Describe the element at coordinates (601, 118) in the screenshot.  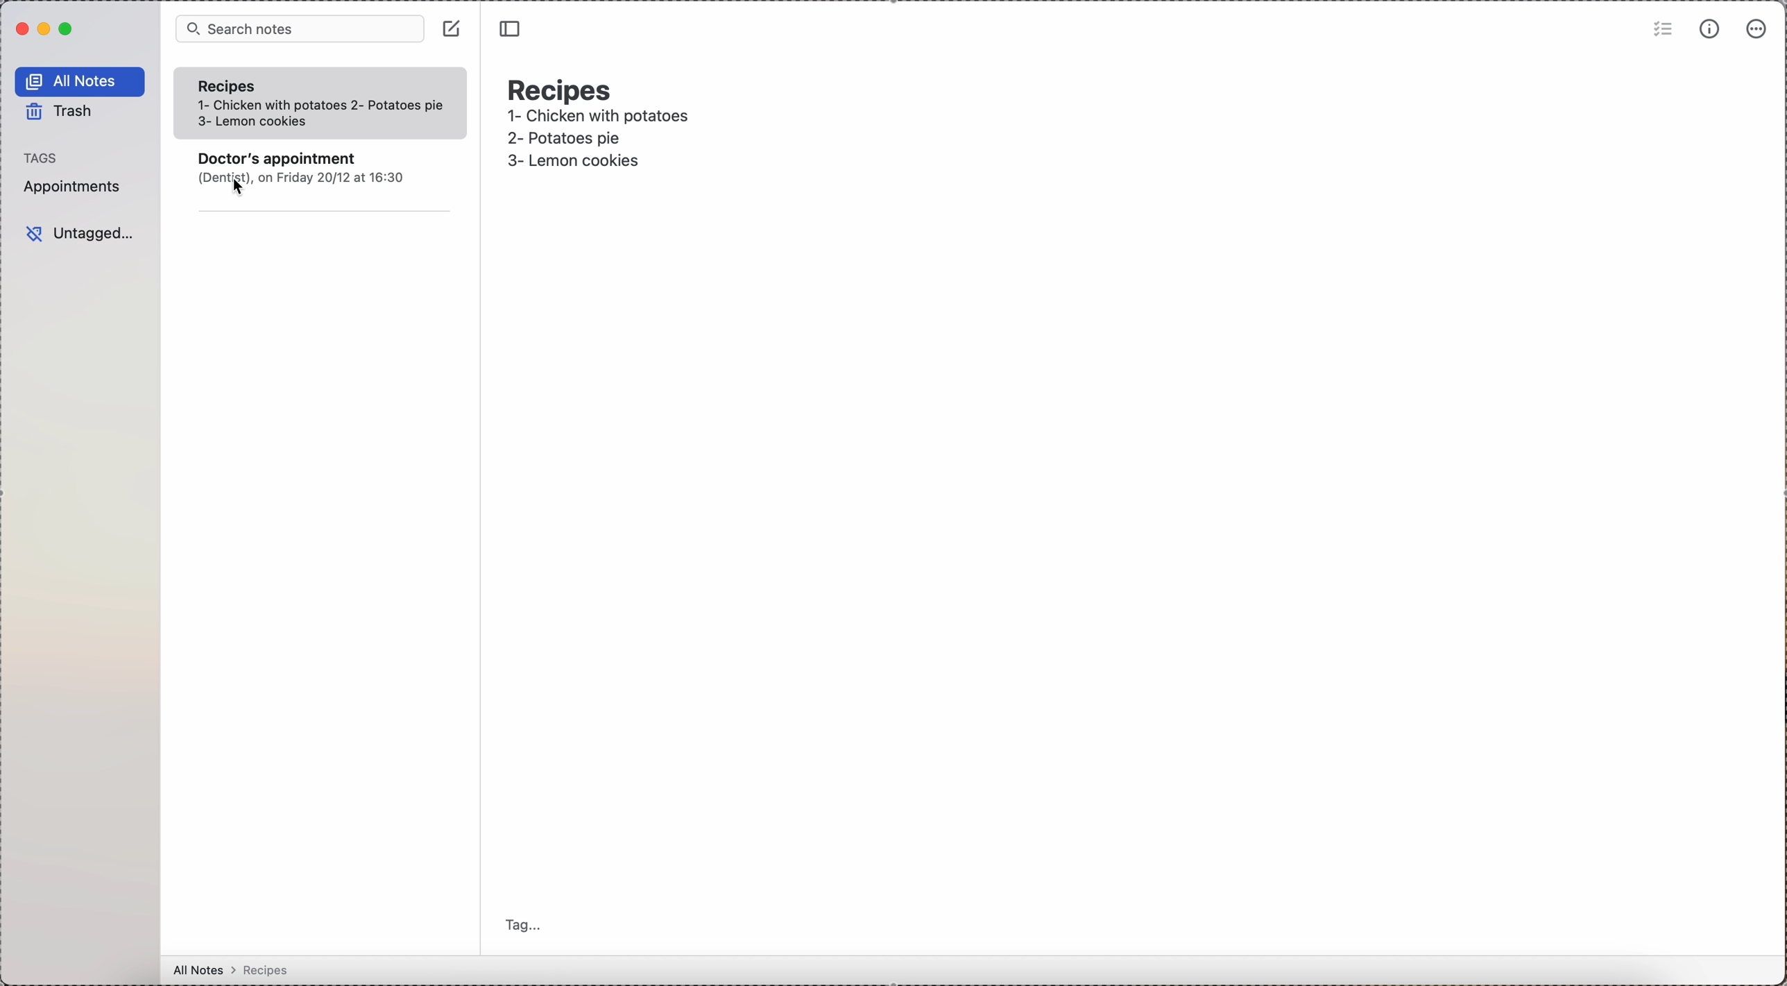
I see `1- Chicken with potatoes` at that location.